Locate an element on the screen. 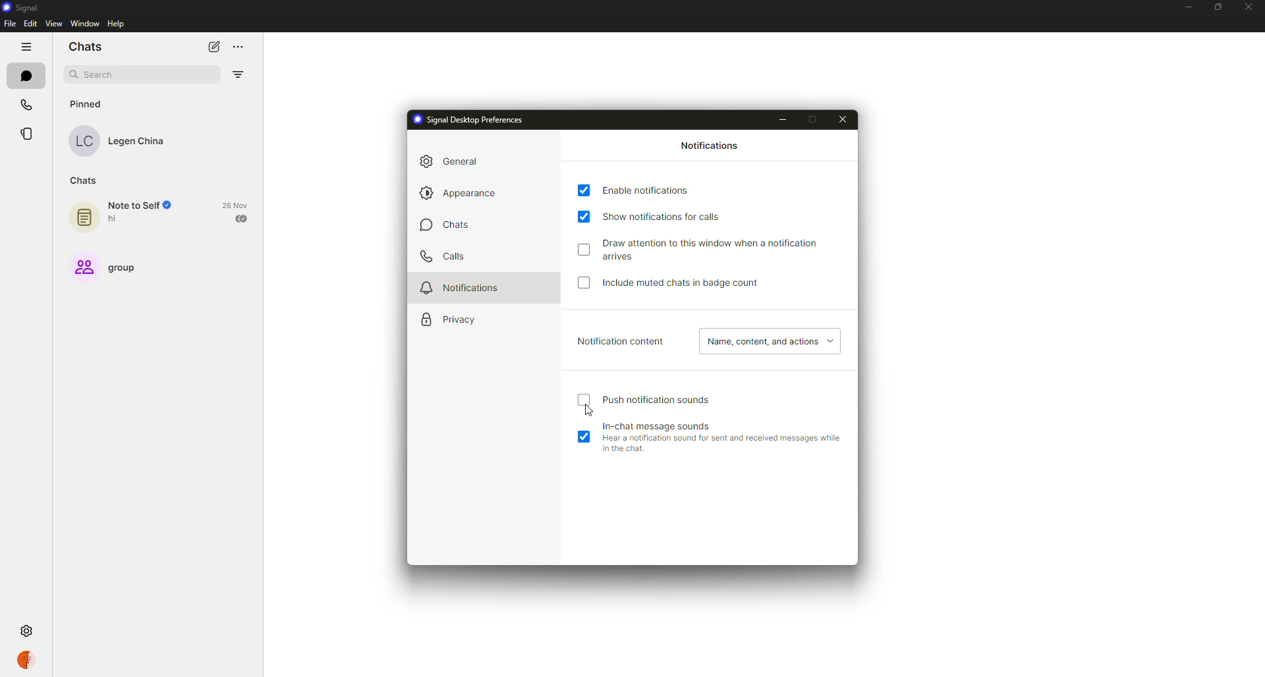  filter is located at coordinates (240, 72).